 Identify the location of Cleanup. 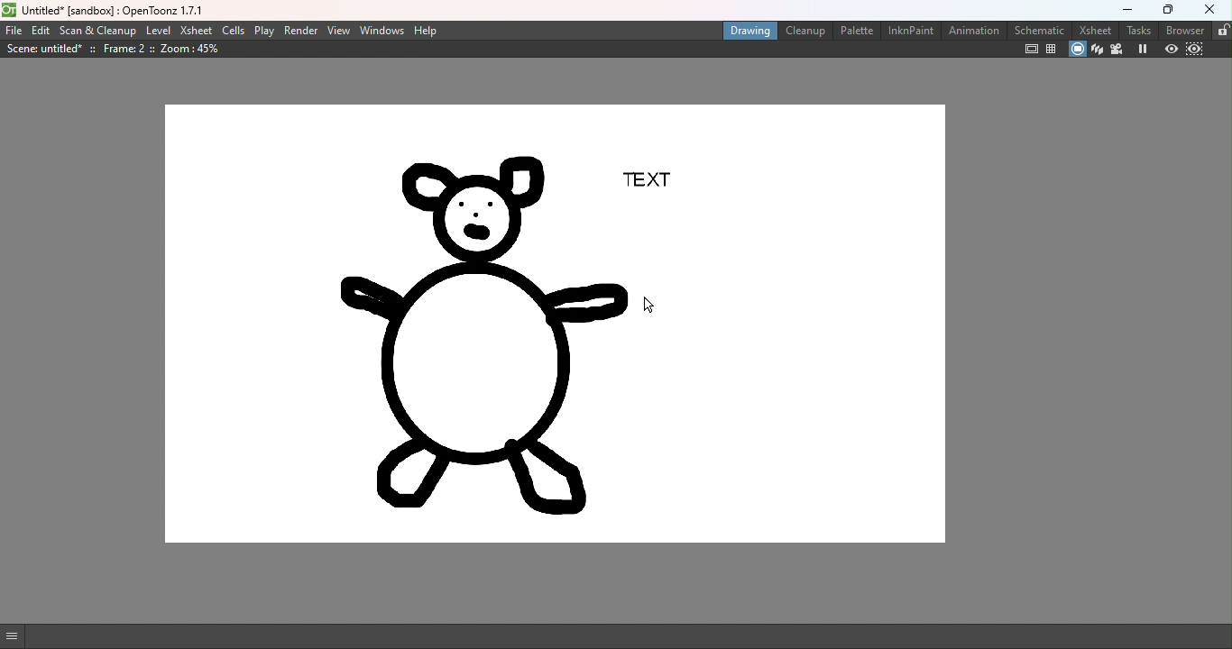
(807, 31).